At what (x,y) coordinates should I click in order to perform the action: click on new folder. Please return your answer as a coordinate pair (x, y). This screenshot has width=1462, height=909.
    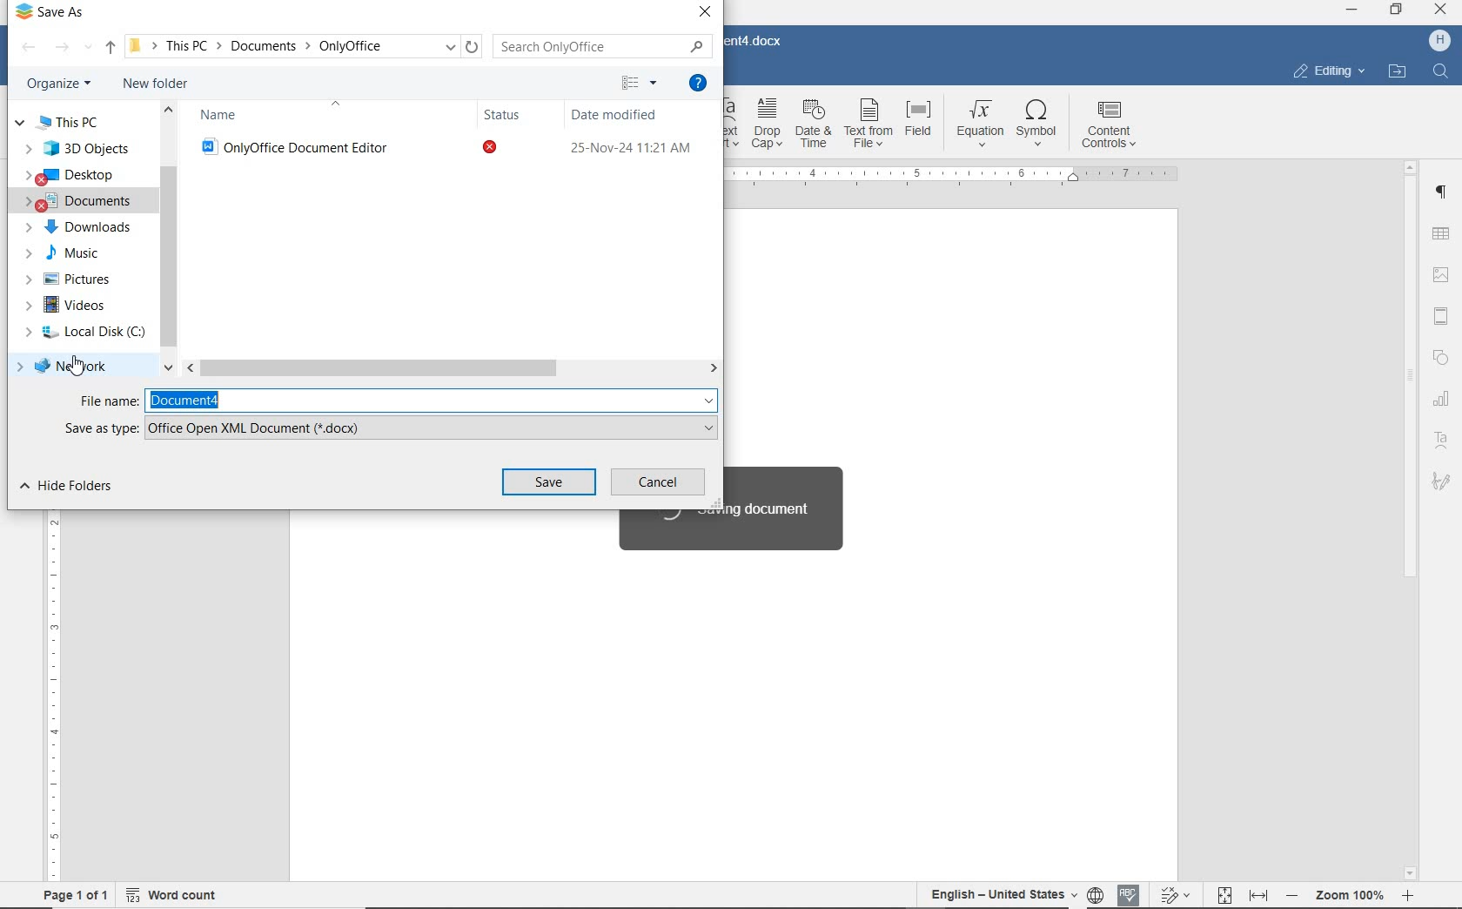
    Looking at the image, I should click on (153, 84).